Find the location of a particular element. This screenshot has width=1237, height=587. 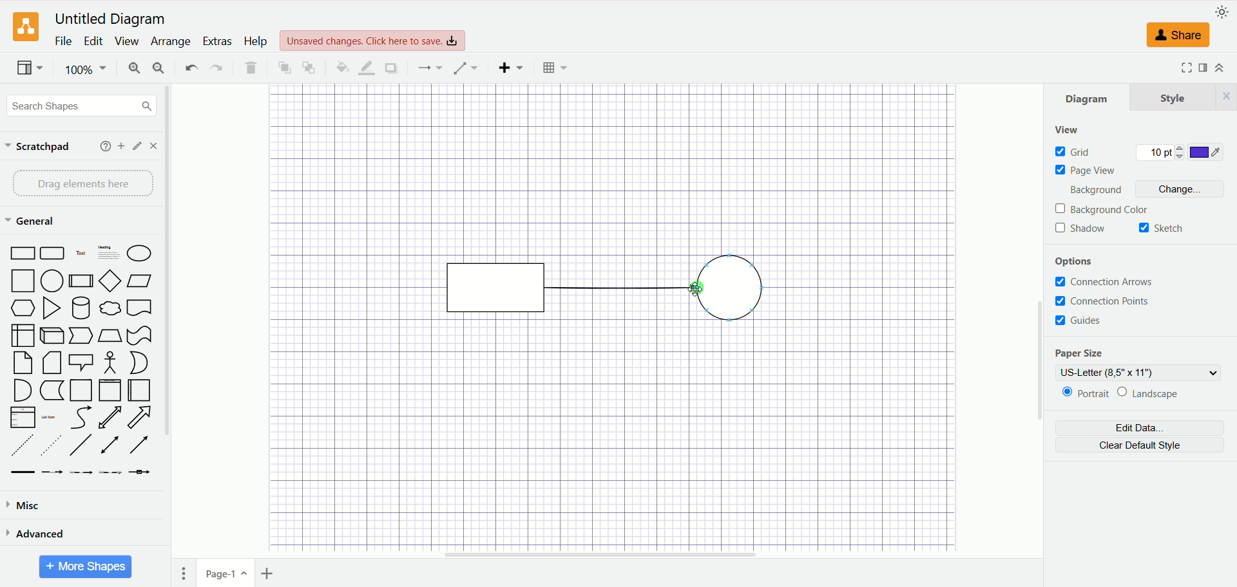

Pointer is located at coordinates (82, 336).